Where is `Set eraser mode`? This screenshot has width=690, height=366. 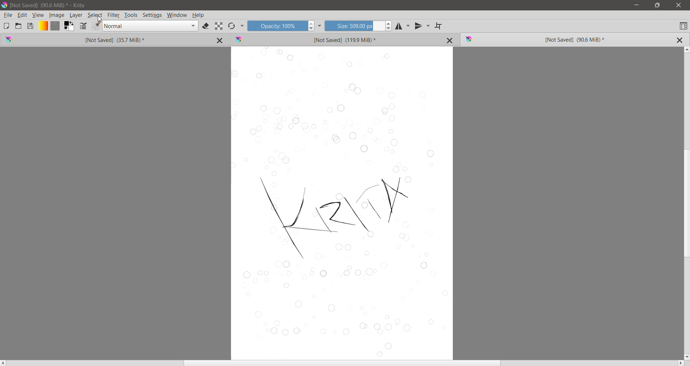
Set eraser mode is located at coordinates (206, 27).